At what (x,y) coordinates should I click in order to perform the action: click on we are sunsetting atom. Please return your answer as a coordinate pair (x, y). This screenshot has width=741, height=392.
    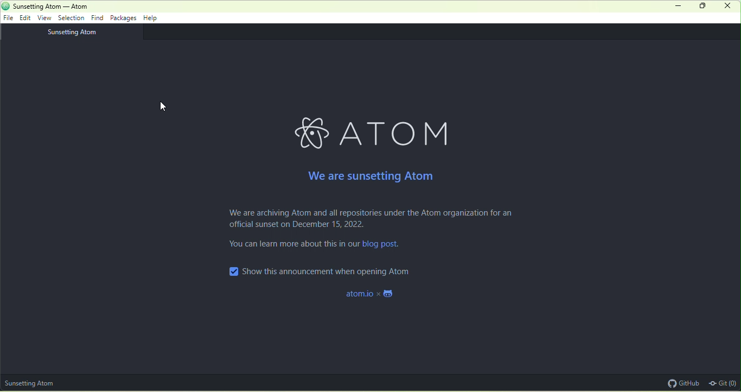
    Looking at the image, I should click on (373, 174).